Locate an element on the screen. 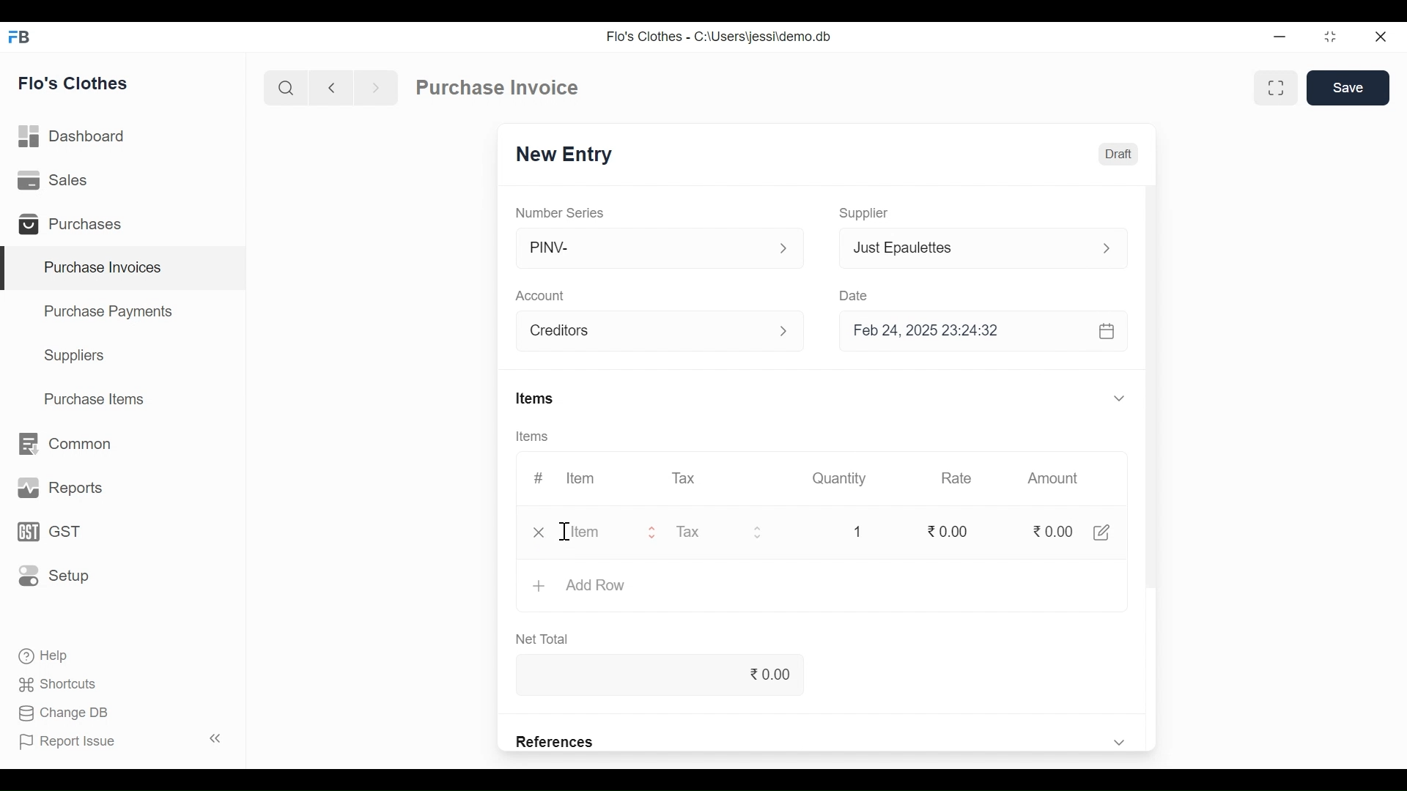  Search is located at coordinates (287, 87).